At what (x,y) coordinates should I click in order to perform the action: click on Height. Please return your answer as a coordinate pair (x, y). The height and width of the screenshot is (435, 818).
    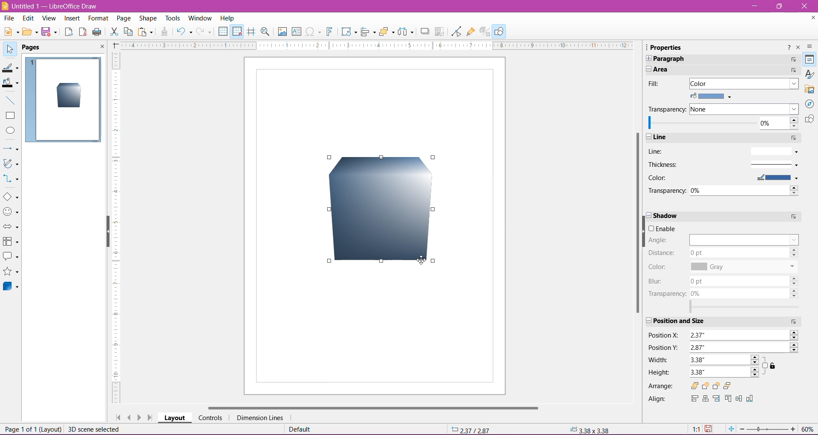
    Looking at the image, I should click on (659, 373).